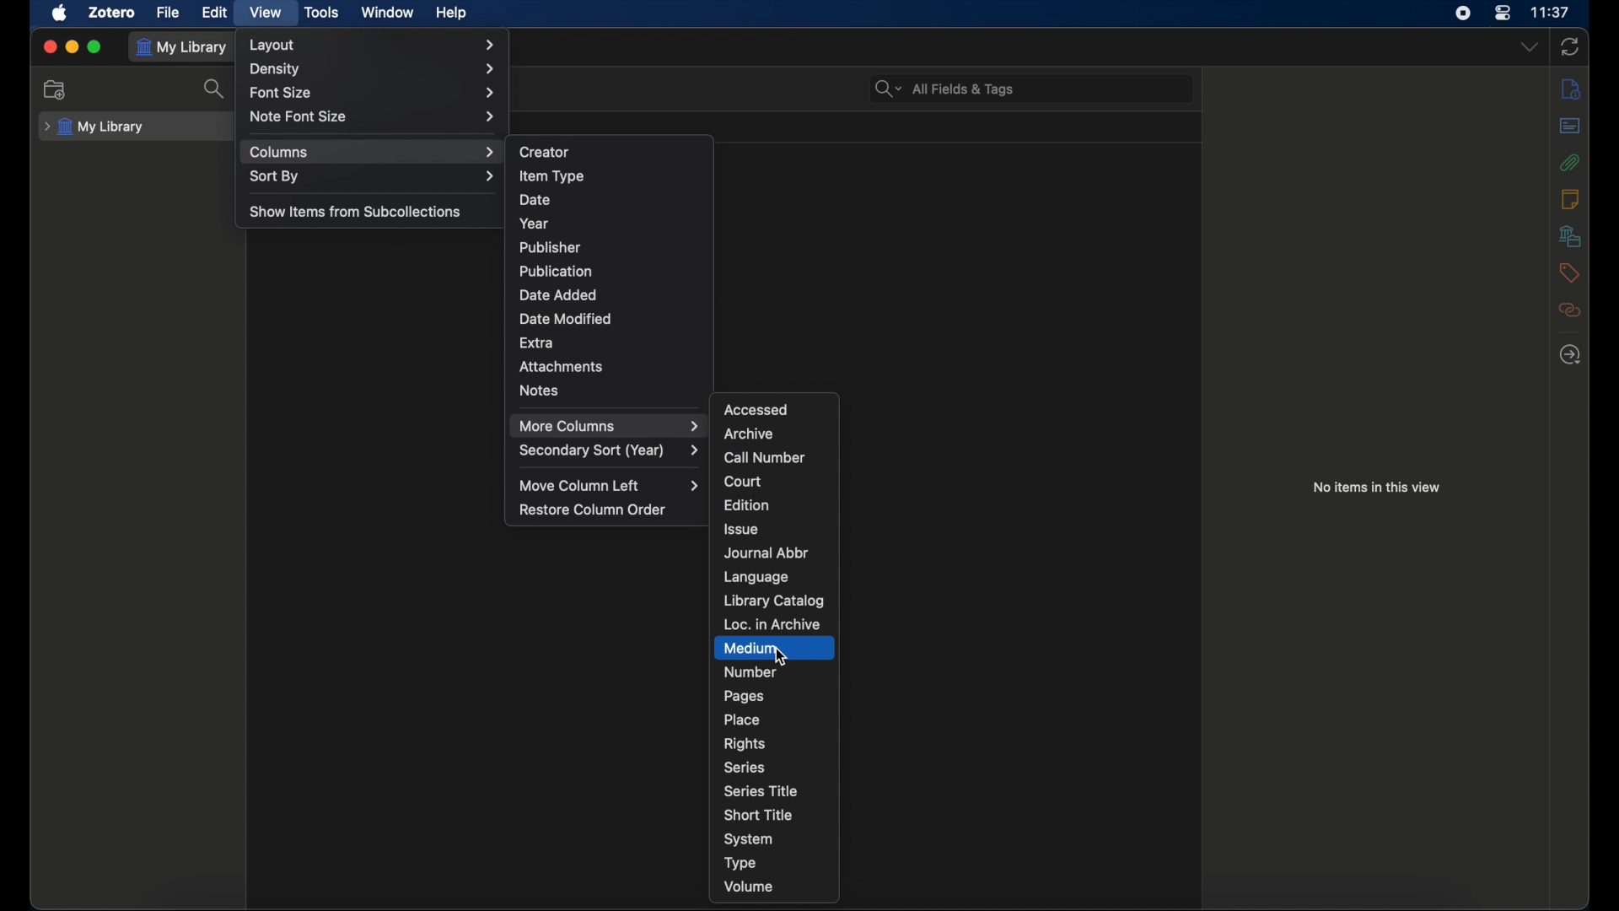 This screenshot has width=1619, height=911. What do you see at coordinates (552, 176) in the screenshot?
I see `item type` at bounding box center [552, 176].